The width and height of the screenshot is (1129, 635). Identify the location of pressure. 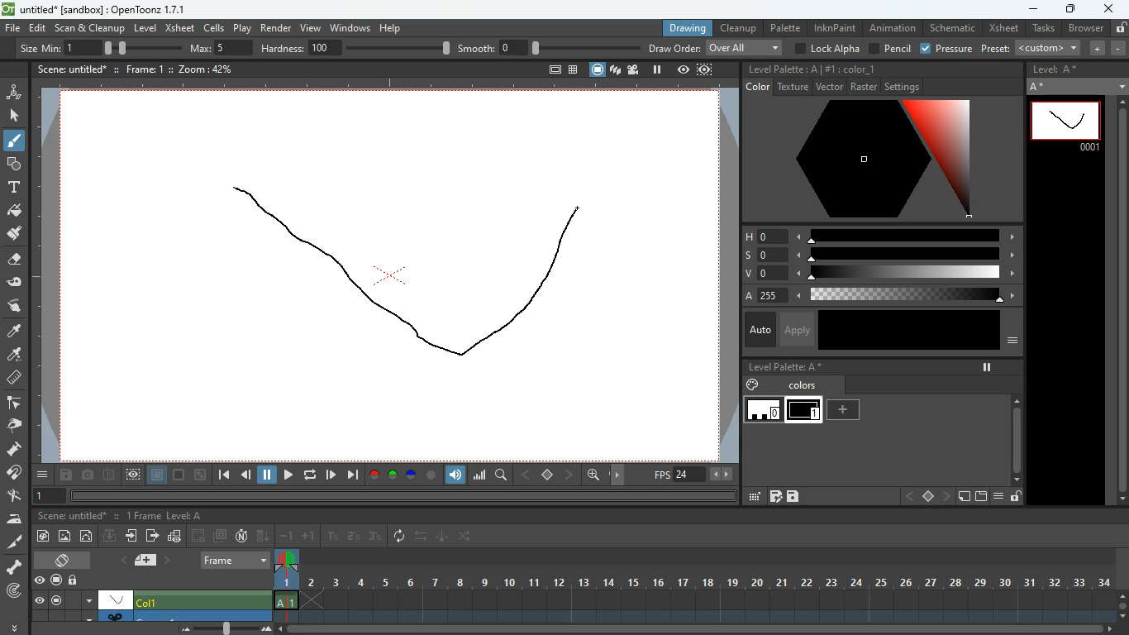
(948, 50).